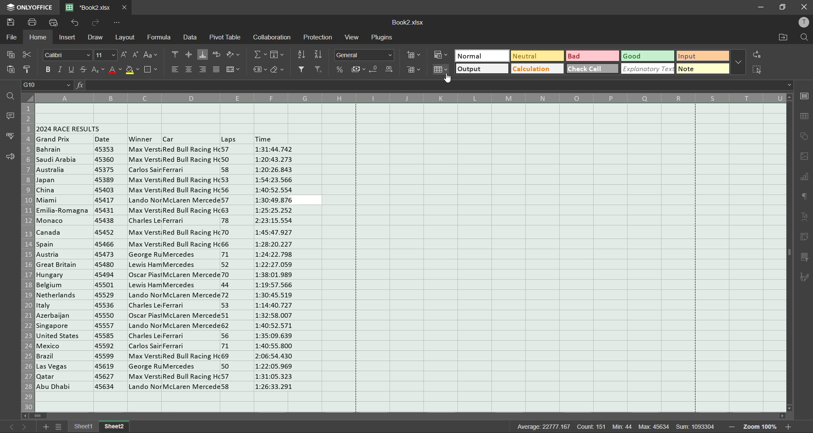 This screenshot has width=813, height=433. I want to click on fields, so click(277, 55).